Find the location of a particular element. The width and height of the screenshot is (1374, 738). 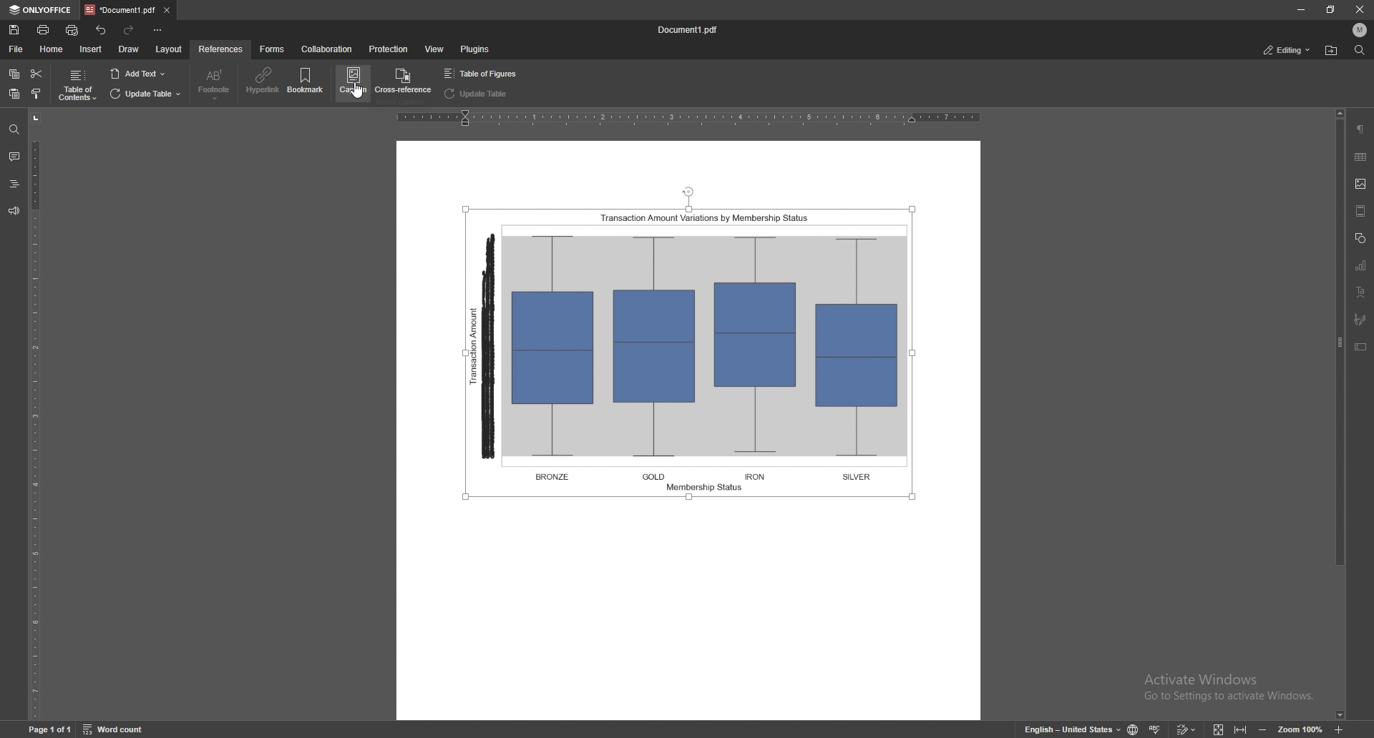

file name is located at coordinates (688, 30).